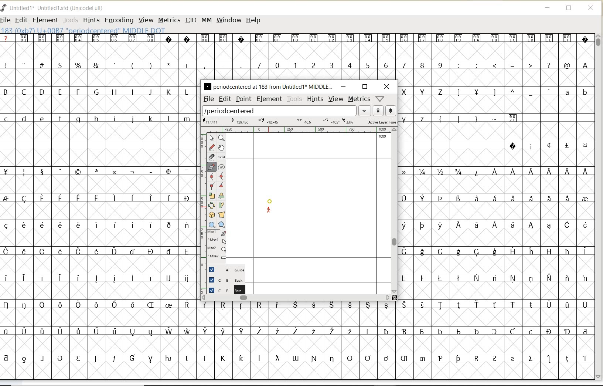 The height and width of the screenshot is (386, 603). I want to click on expand, so click(365, 110).